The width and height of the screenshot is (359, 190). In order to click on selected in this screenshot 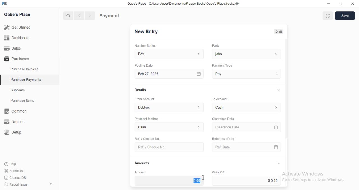, I will do `click(2, 80)`.